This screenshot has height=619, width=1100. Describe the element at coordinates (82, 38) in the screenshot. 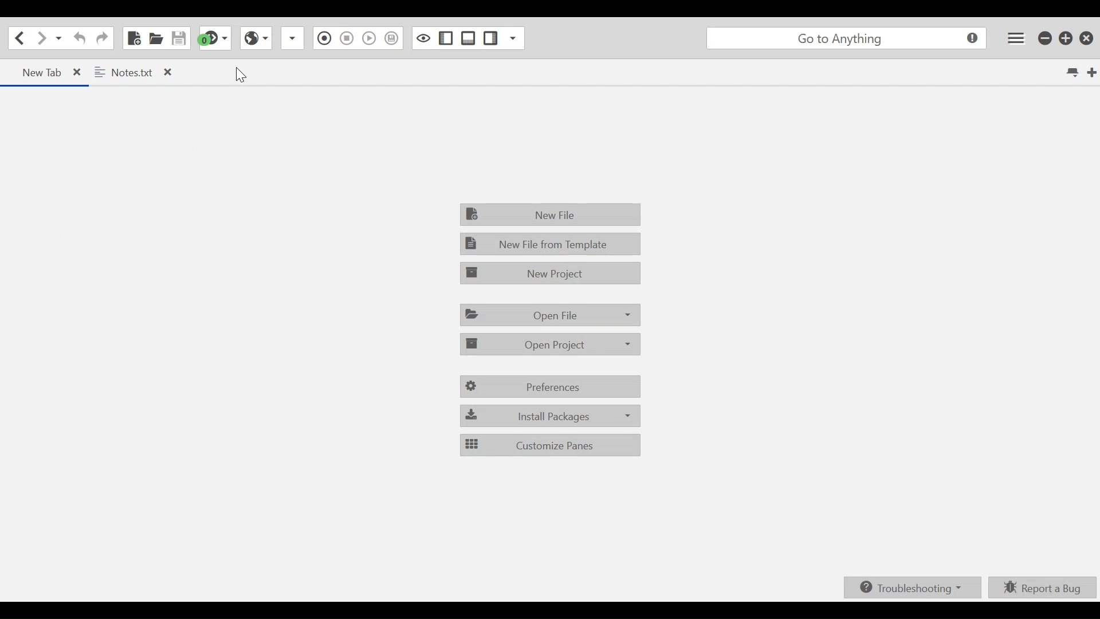

I see `Undo last Action` at that location.